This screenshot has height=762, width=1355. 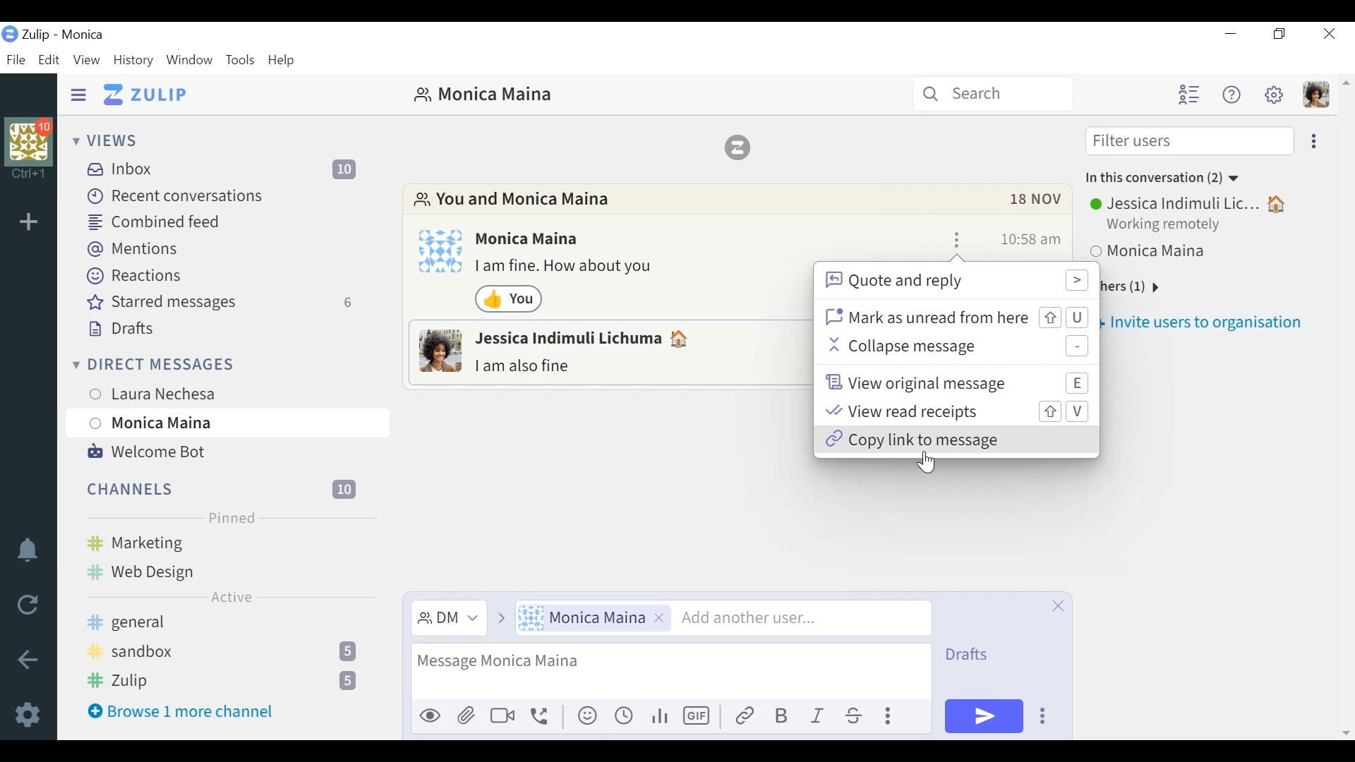 What do you see at coordinates (626, 715) in the screenshot?
I see `recents` at bounding box center [626, 715].